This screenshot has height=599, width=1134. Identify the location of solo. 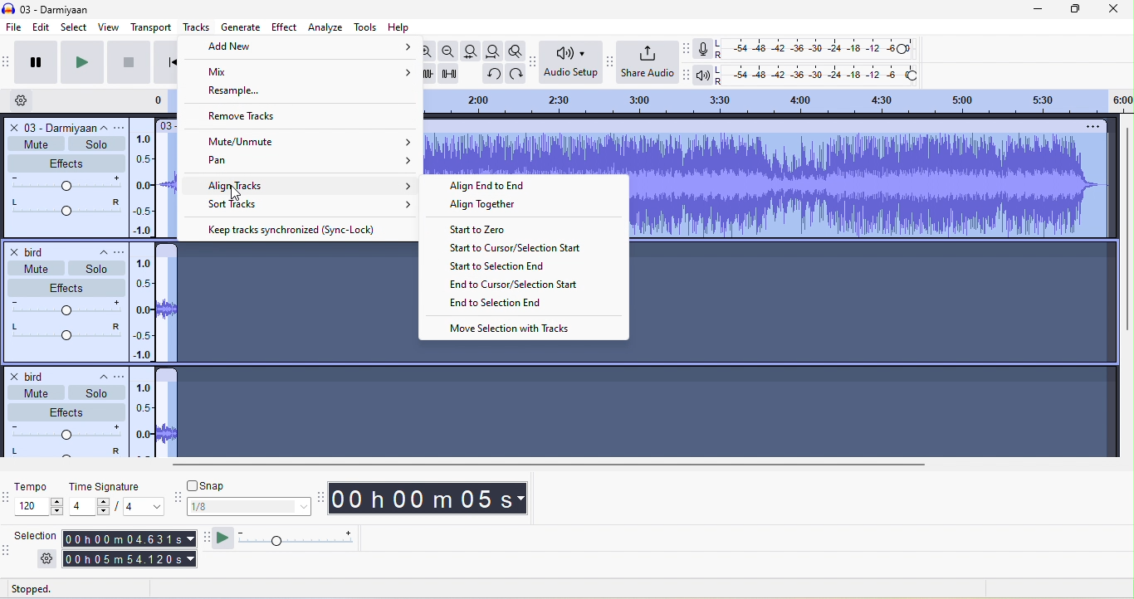
(97, 394).